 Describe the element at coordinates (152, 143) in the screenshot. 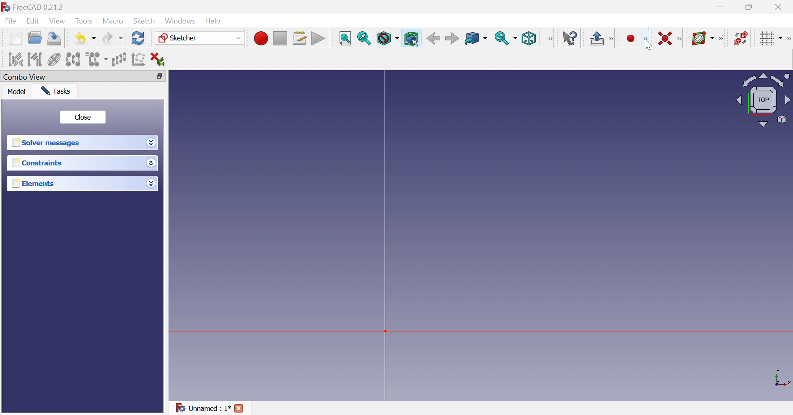

I see `Drop down` at that location.